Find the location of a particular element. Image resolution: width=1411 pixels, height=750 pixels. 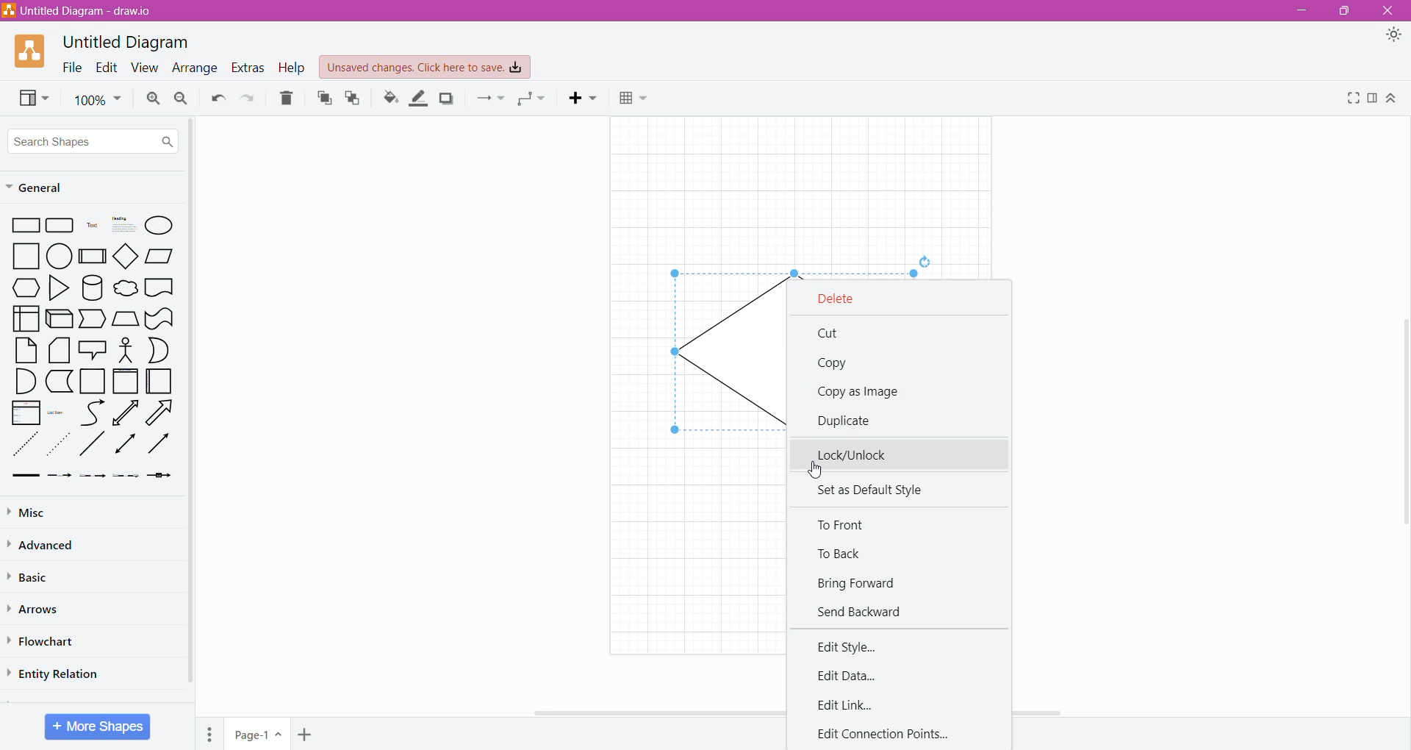

View is located at coordinates (143, 68).